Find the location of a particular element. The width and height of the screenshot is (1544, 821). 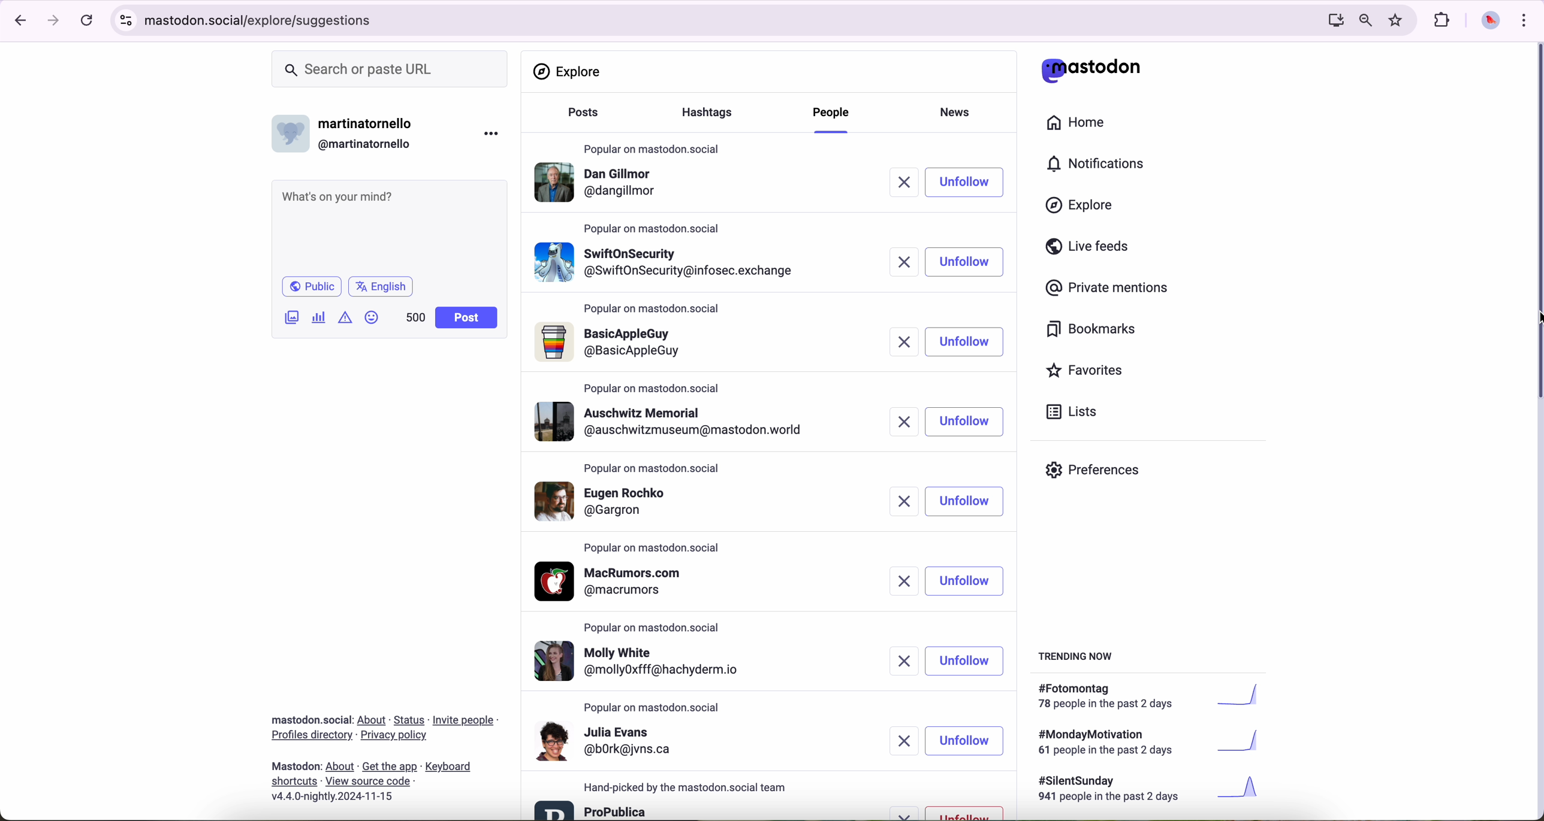

emoji is located at coordinates (372, 317).